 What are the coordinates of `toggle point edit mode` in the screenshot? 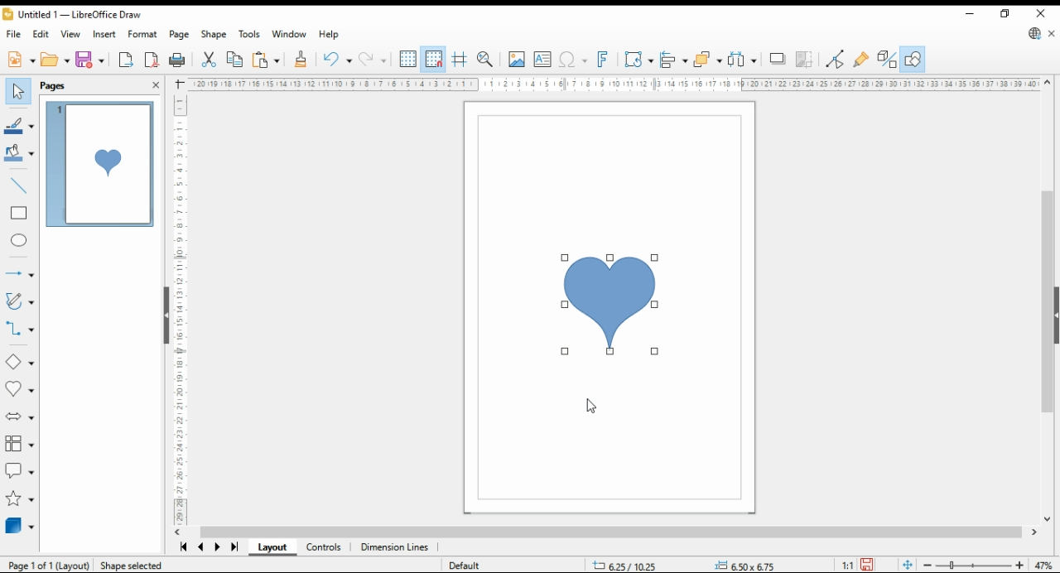 It's located at (836, 60).